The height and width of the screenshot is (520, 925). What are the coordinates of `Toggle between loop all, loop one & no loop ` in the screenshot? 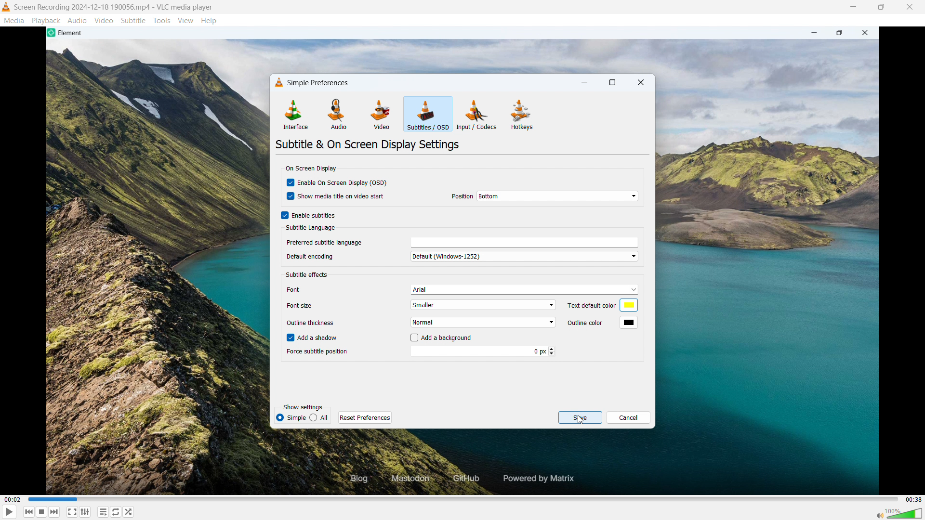 It's located at (116, 511).